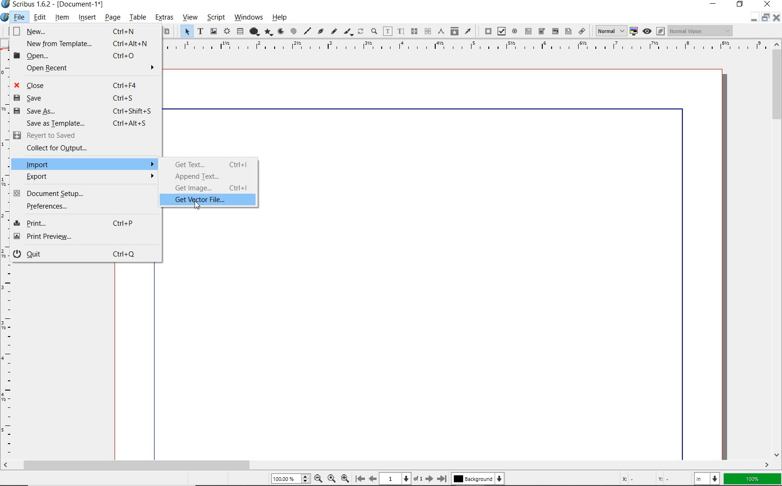 The width and height of the screenshot is (782, 486). I want to click on Next Page, so click(430, 479).